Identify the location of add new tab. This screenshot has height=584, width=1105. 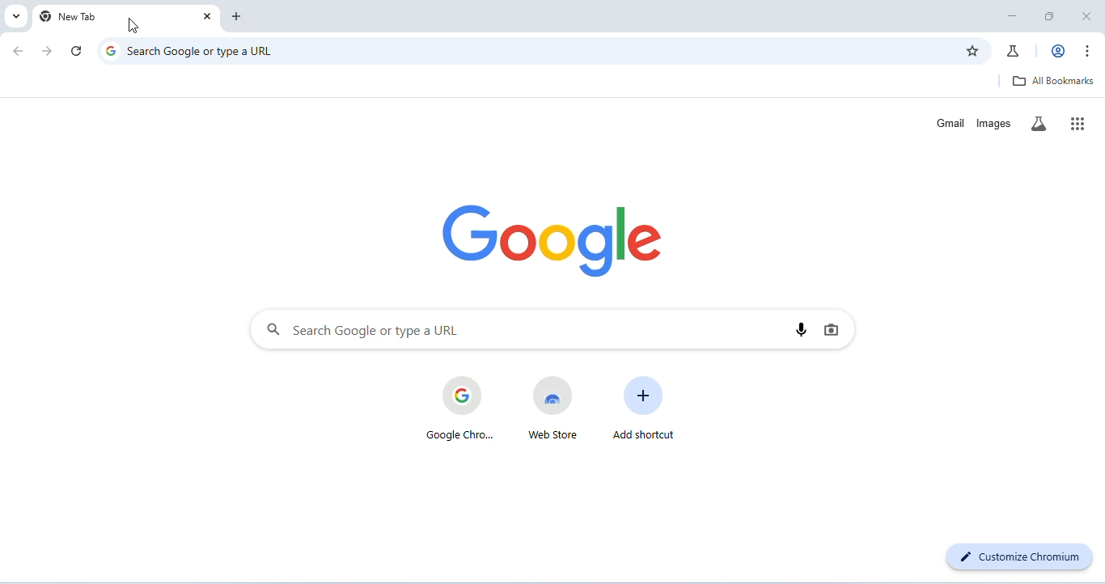
(238, 17).